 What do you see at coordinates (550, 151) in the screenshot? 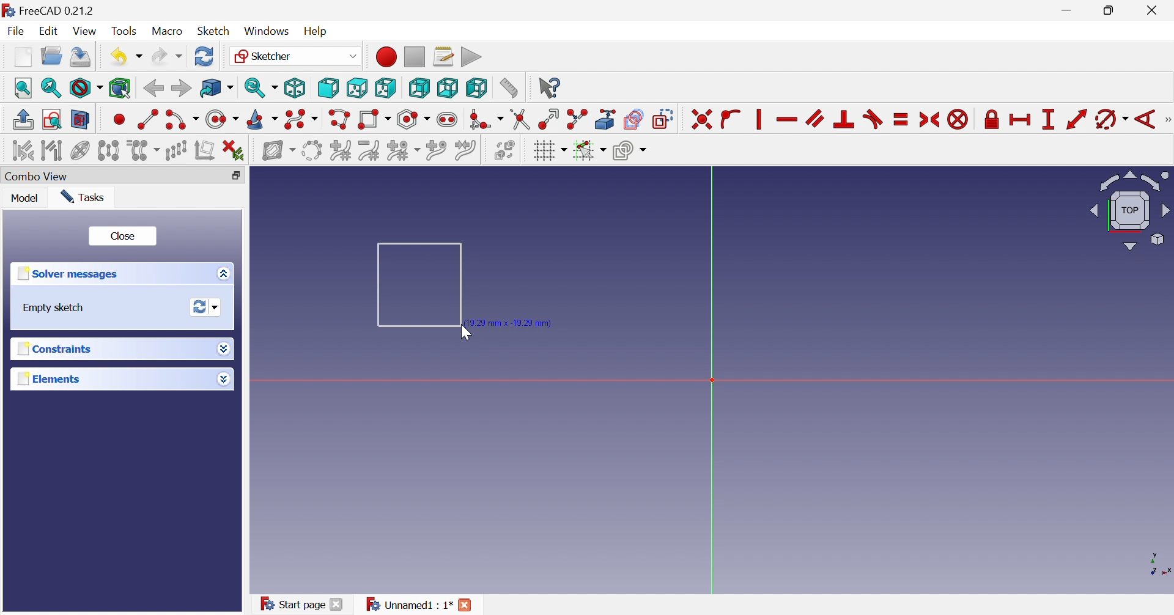
I see `Toggle grid` at bounding box center [550, 151].